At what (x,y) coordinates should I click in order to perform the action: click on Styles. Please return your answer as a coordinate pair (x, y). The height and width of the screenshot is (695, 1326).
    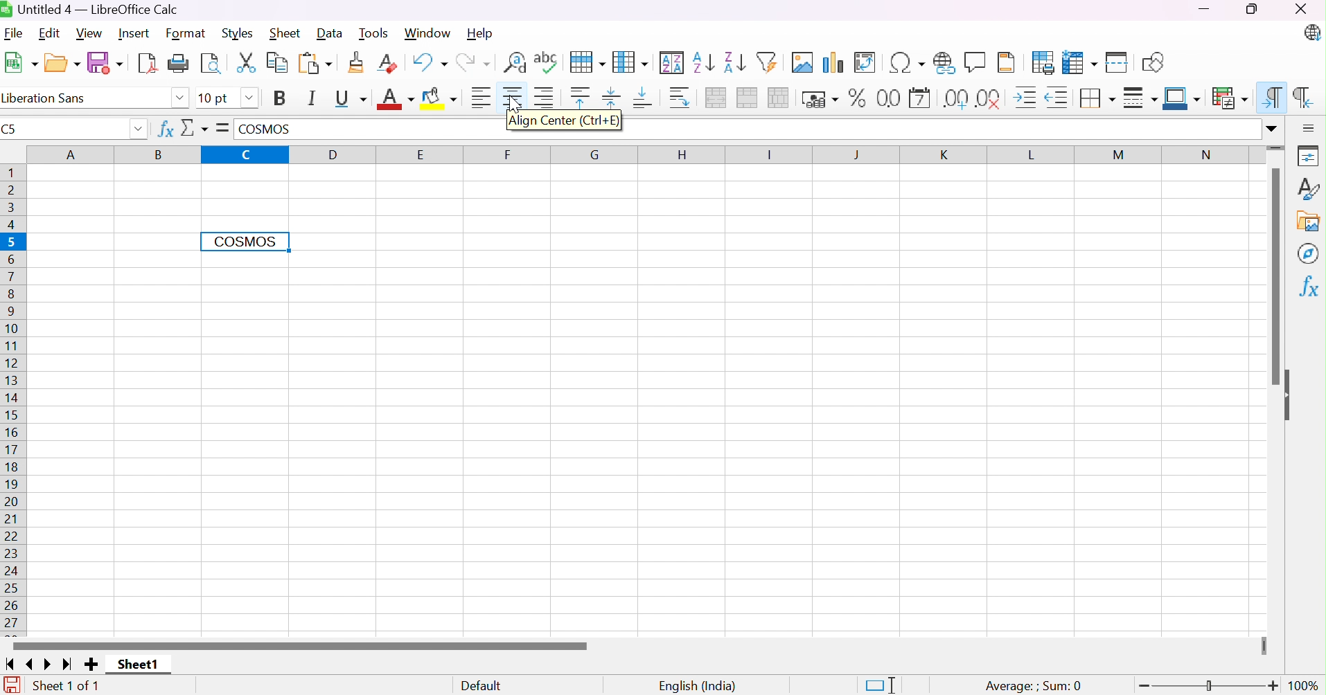
    Looking at the image, I should click on (238, 33).